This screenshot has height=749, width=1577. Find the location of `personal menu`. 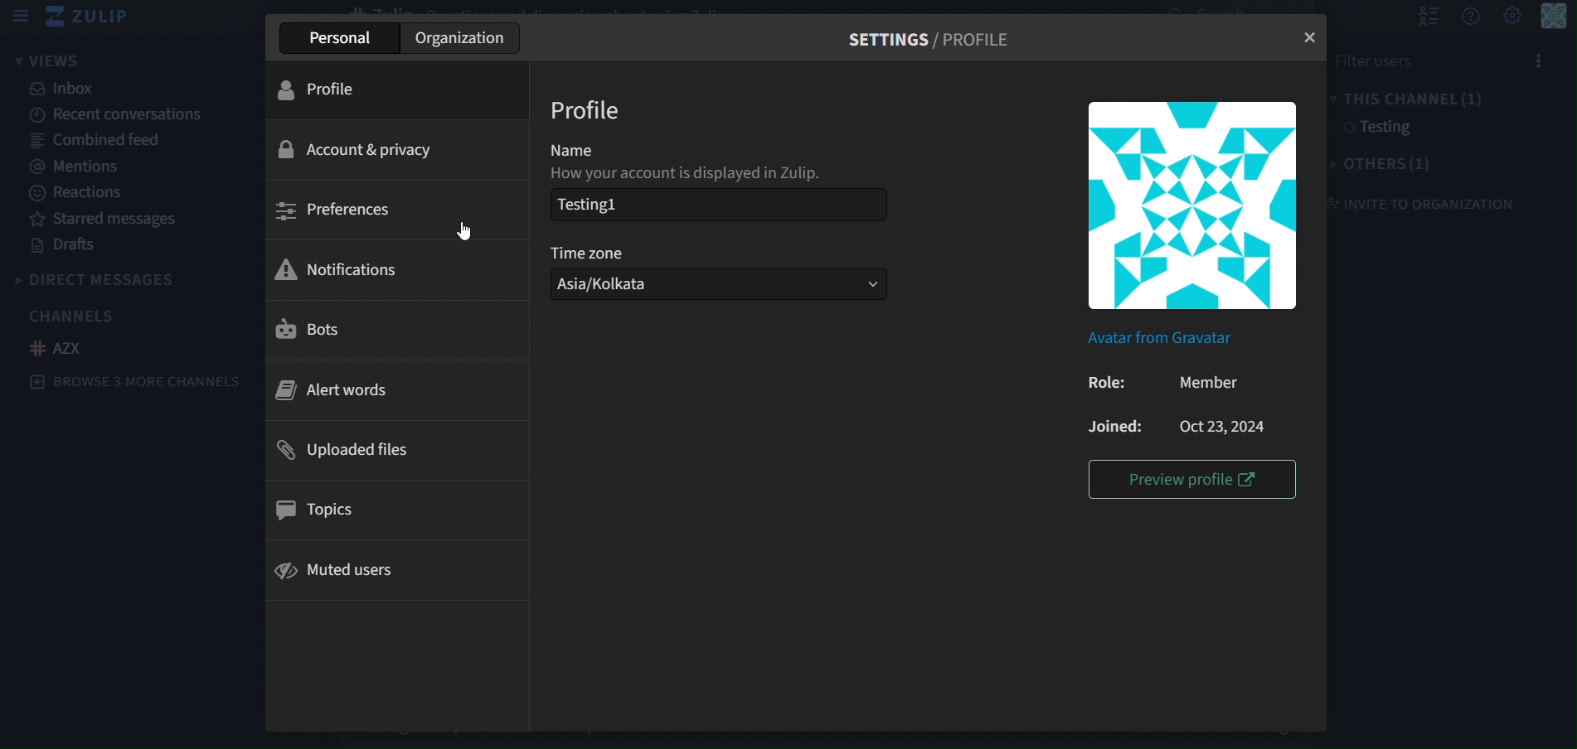

personal menu is located at coordinates (1552, 22).